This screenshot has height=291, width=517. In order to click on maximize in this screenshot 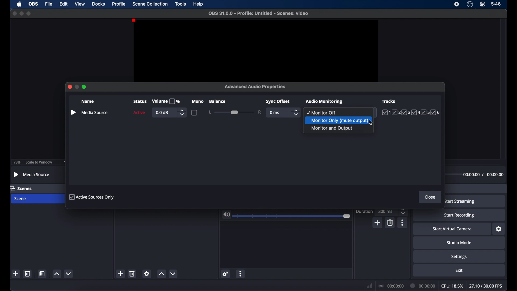, I will do `click(29, 13)`.